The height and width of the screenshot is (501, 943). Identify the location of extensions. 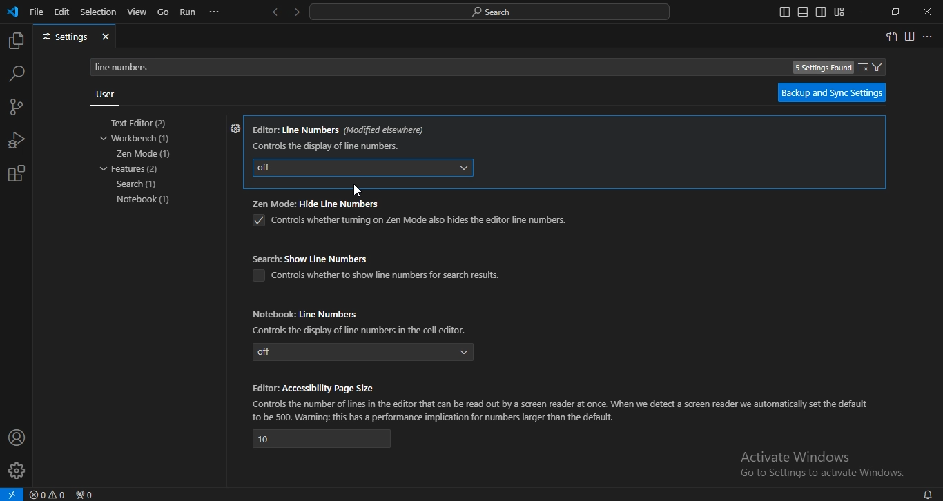
(16, 174).